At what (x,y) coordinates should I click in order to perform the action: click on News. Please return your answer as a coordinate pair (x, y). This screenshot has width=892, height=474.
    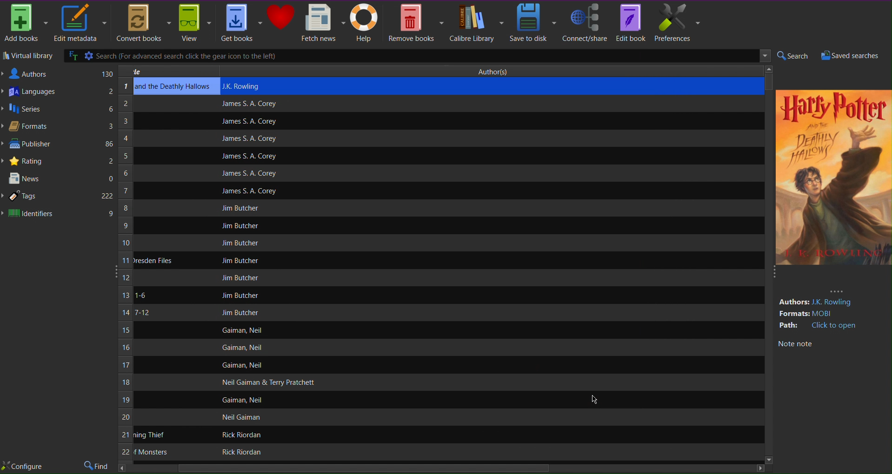
    Looking at the image, I should click on (60, 178).